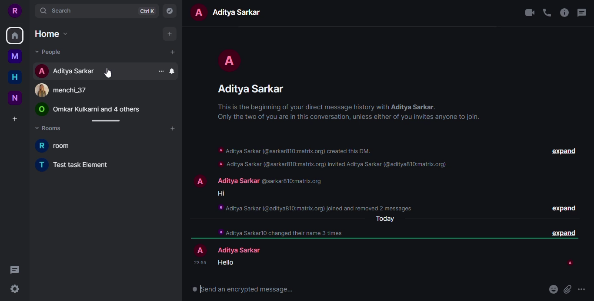 Image resolution: width=594 pixels, height=301 pixels. Describe the element at coordinates (14, 77) in the screenshot. I see `home` at that location.